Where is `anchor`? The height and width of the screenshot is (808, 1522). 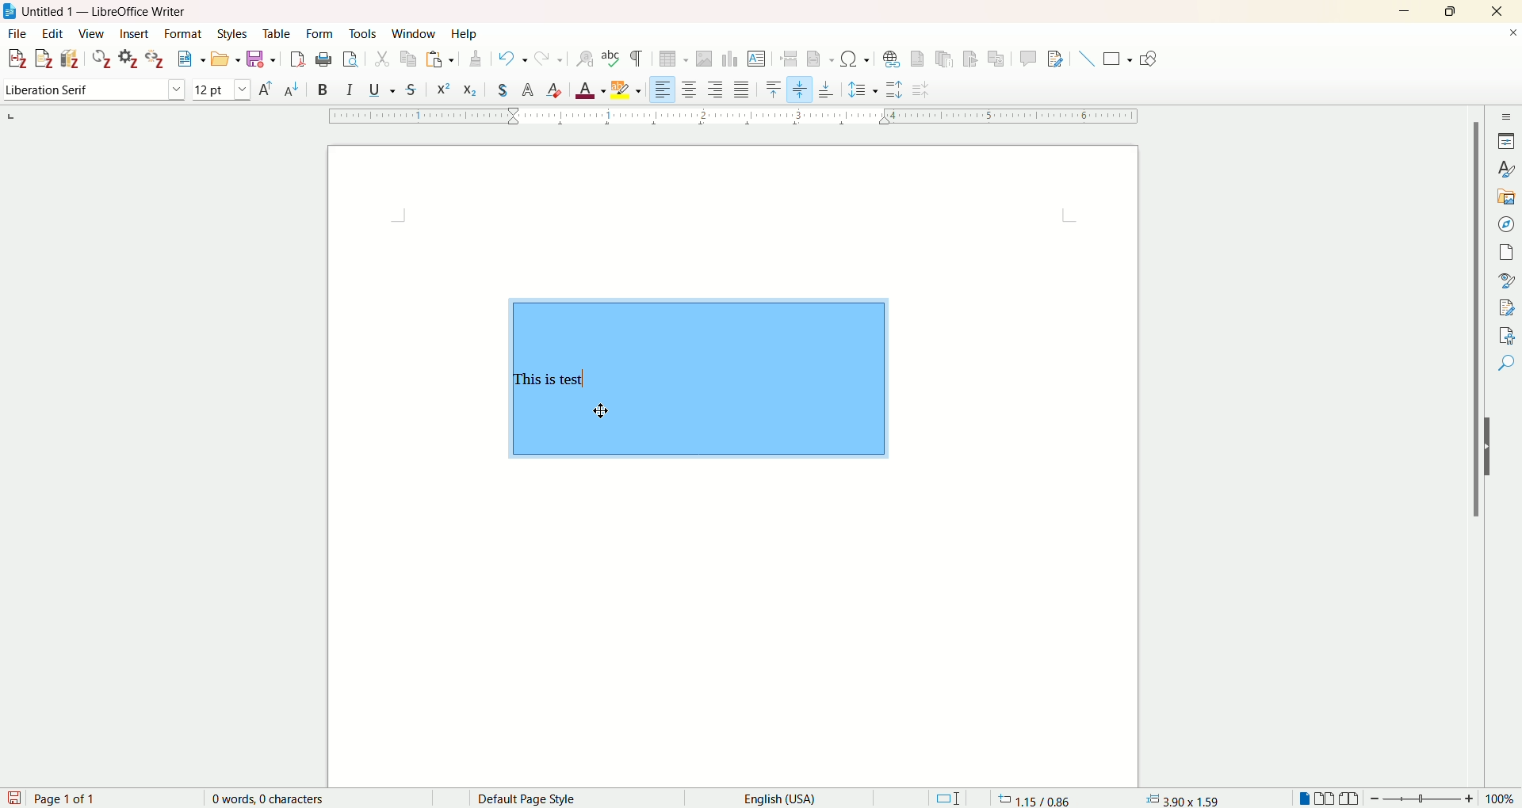
anchor is located at coordinates (20, 90).